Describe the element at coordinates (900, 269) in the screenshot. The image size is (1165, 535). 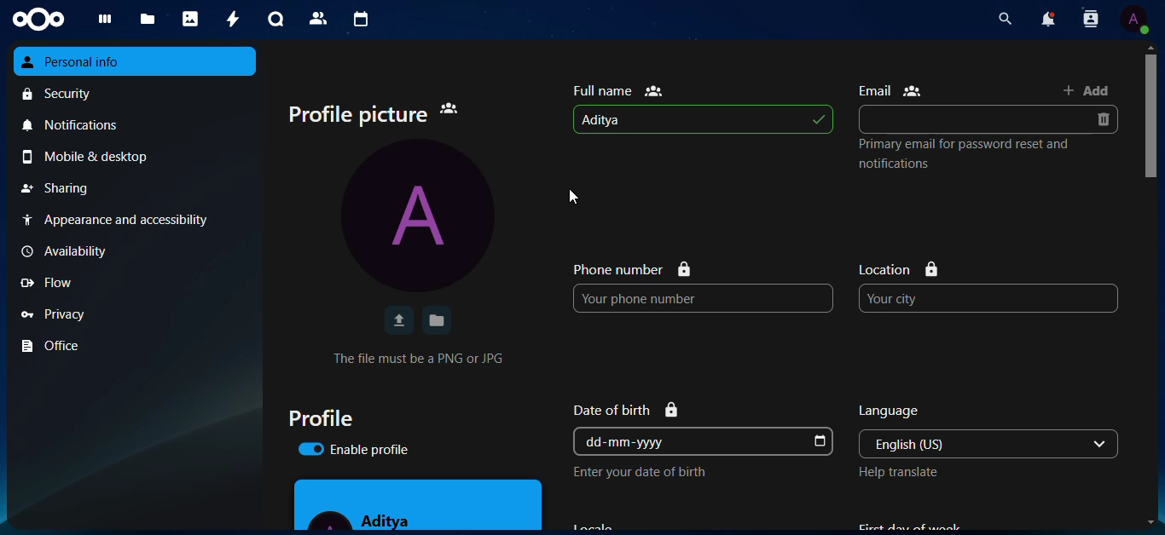
I see `location` at that location.